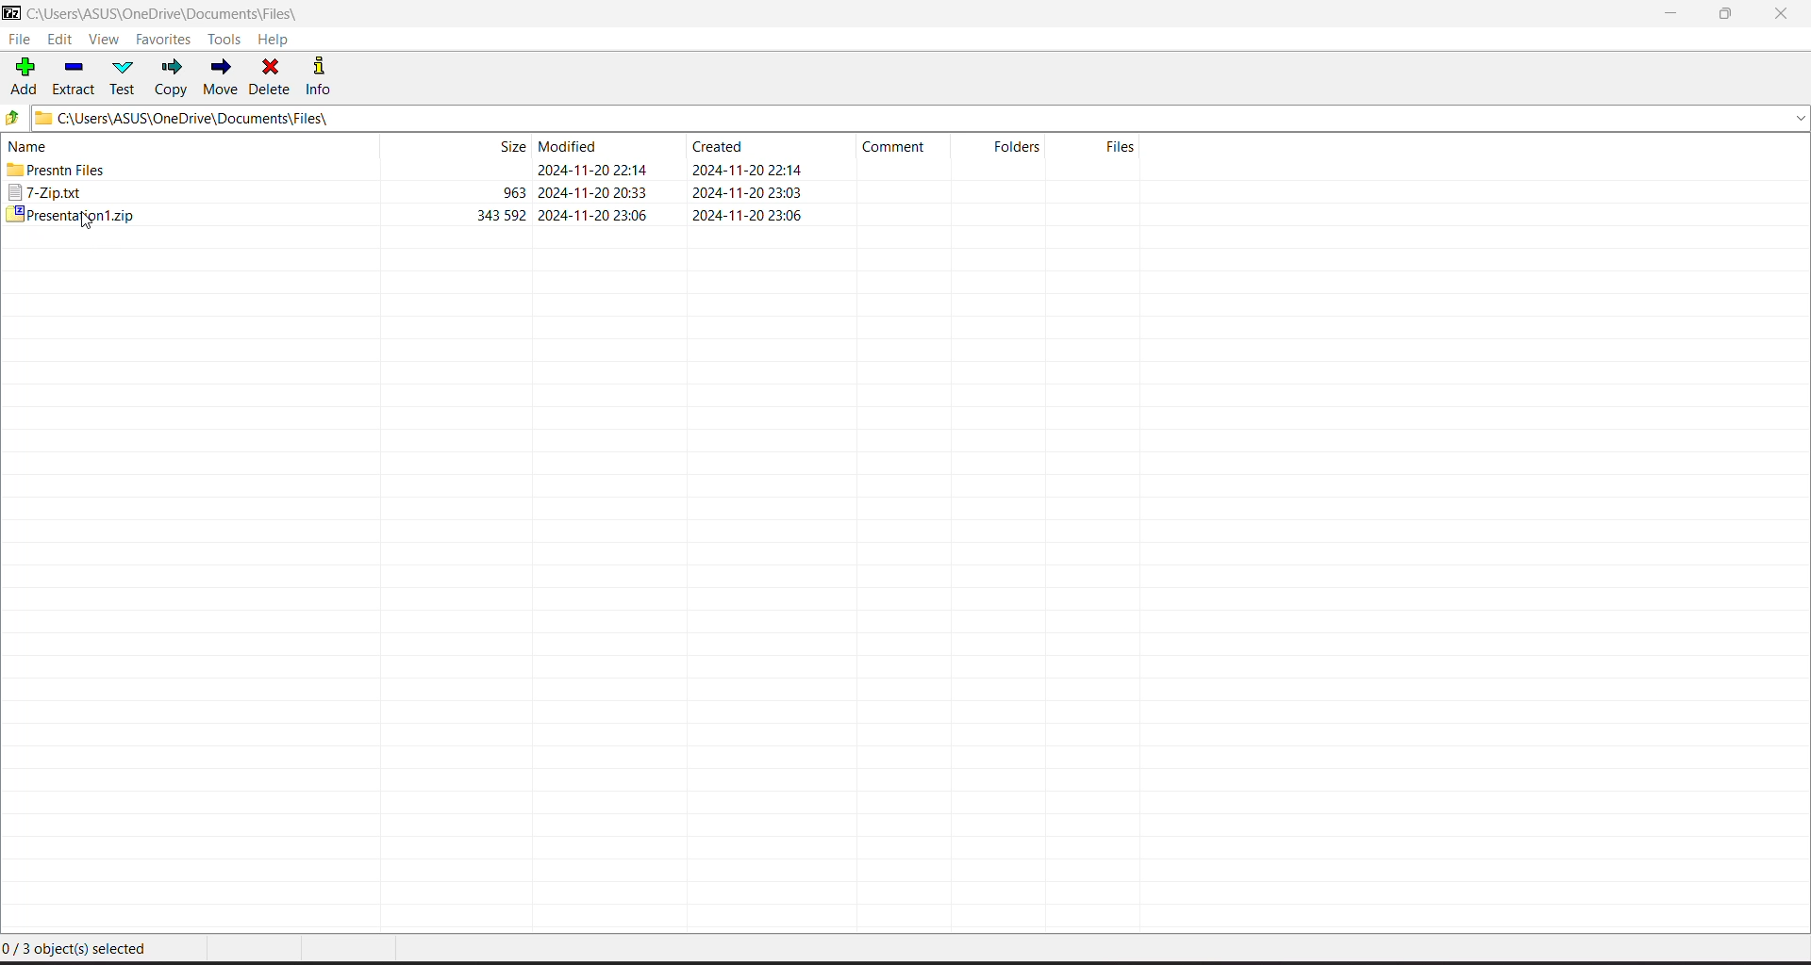 The width and height of the screenshot is (1811, 965). I want to click on Test, so click(125, 76).